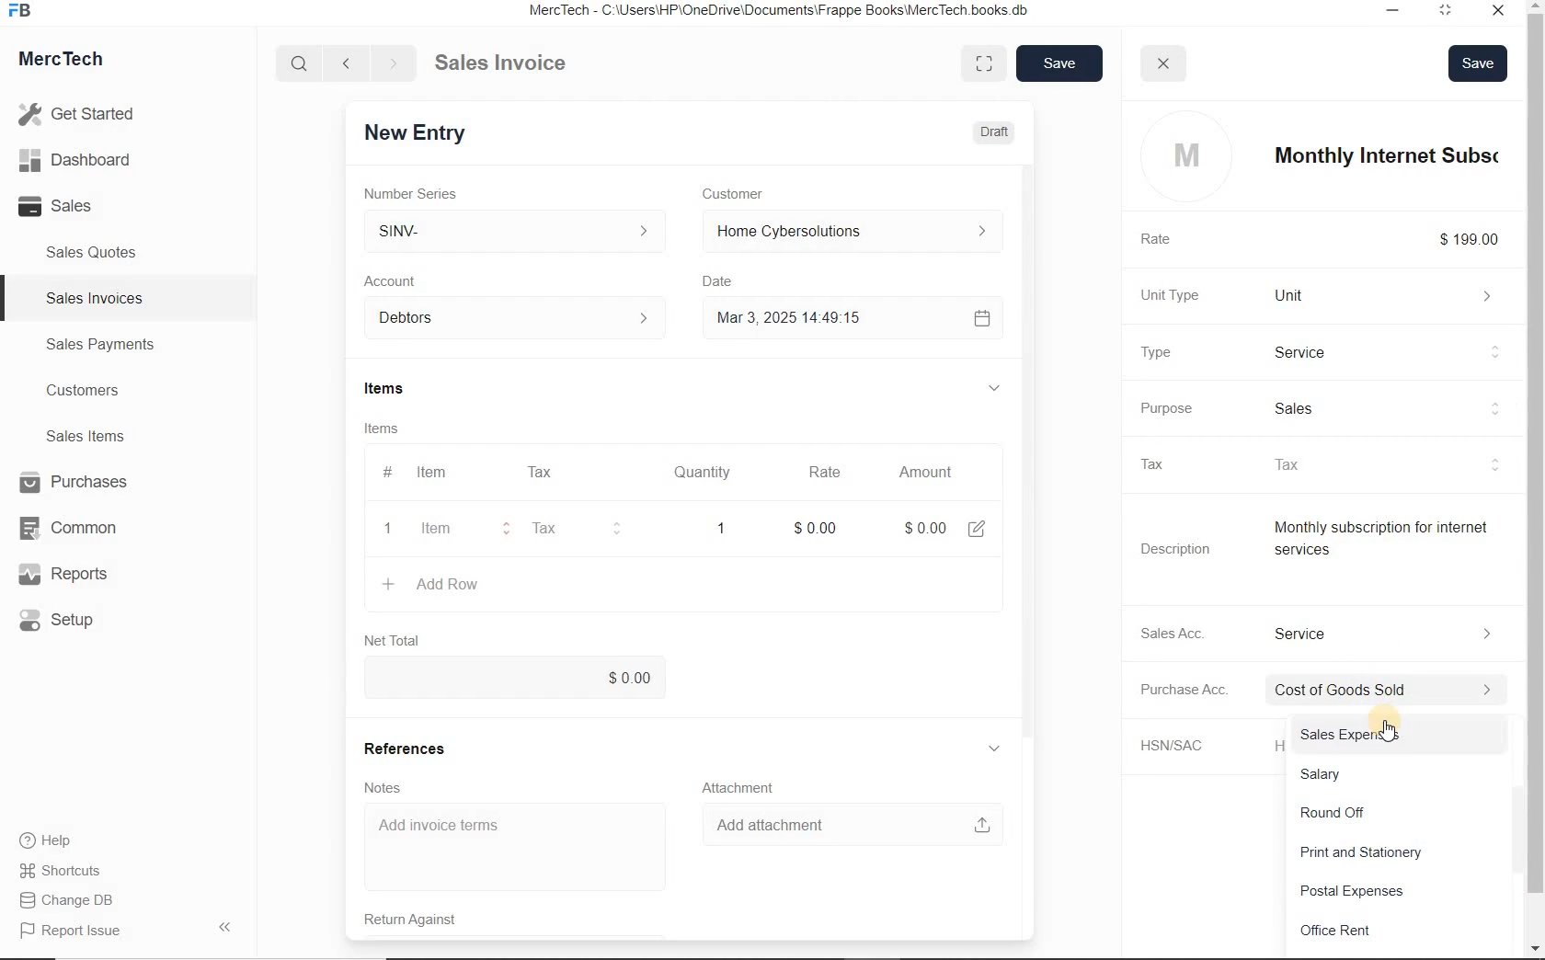 This screenshot has height=960, width=1545. Describe the element at coordinates (76, 527) in the screenshot. I see `Common` at that location.